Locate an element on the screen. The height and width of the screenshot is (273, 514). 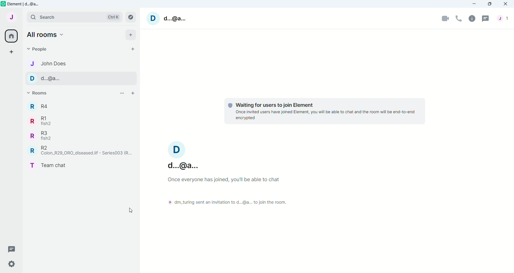
R R4 is located at coordinates (40, 106).